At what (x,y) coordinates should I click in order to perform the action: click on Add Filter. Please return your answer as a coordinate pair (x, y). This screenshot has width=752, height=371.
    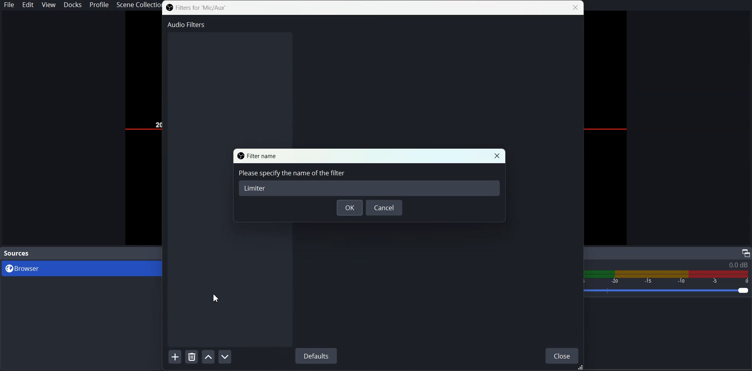
    Looking at the image, I should click on (175, 356).